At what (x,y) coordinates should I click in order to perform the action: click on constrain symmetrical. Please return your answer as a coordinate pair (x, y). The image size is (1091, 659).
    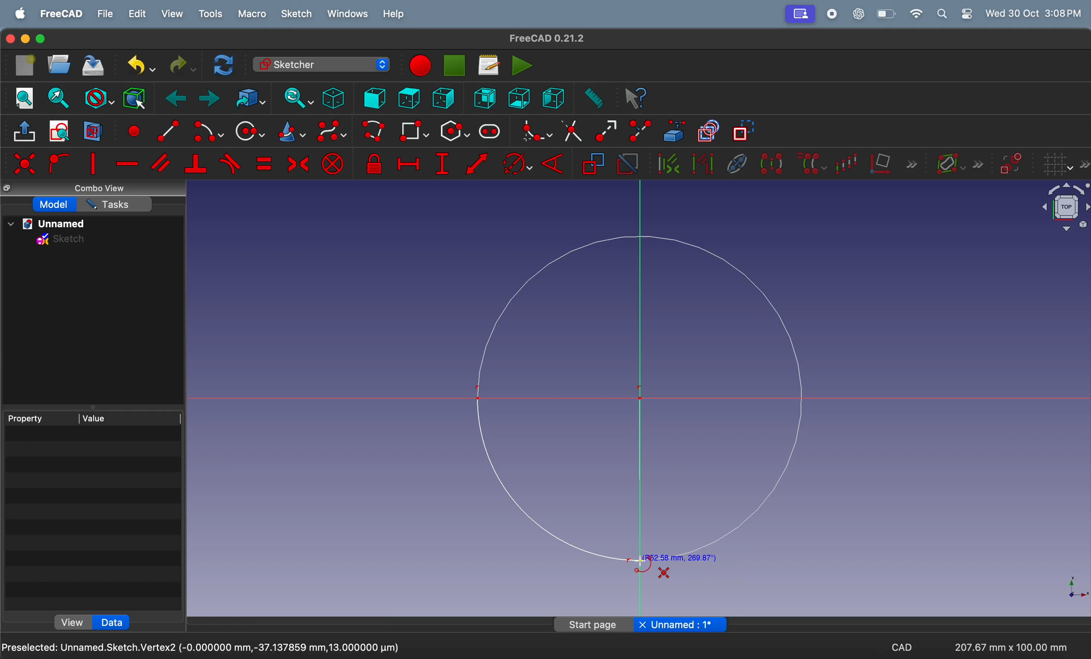
    Looking at the image, I should click on (297, 163).